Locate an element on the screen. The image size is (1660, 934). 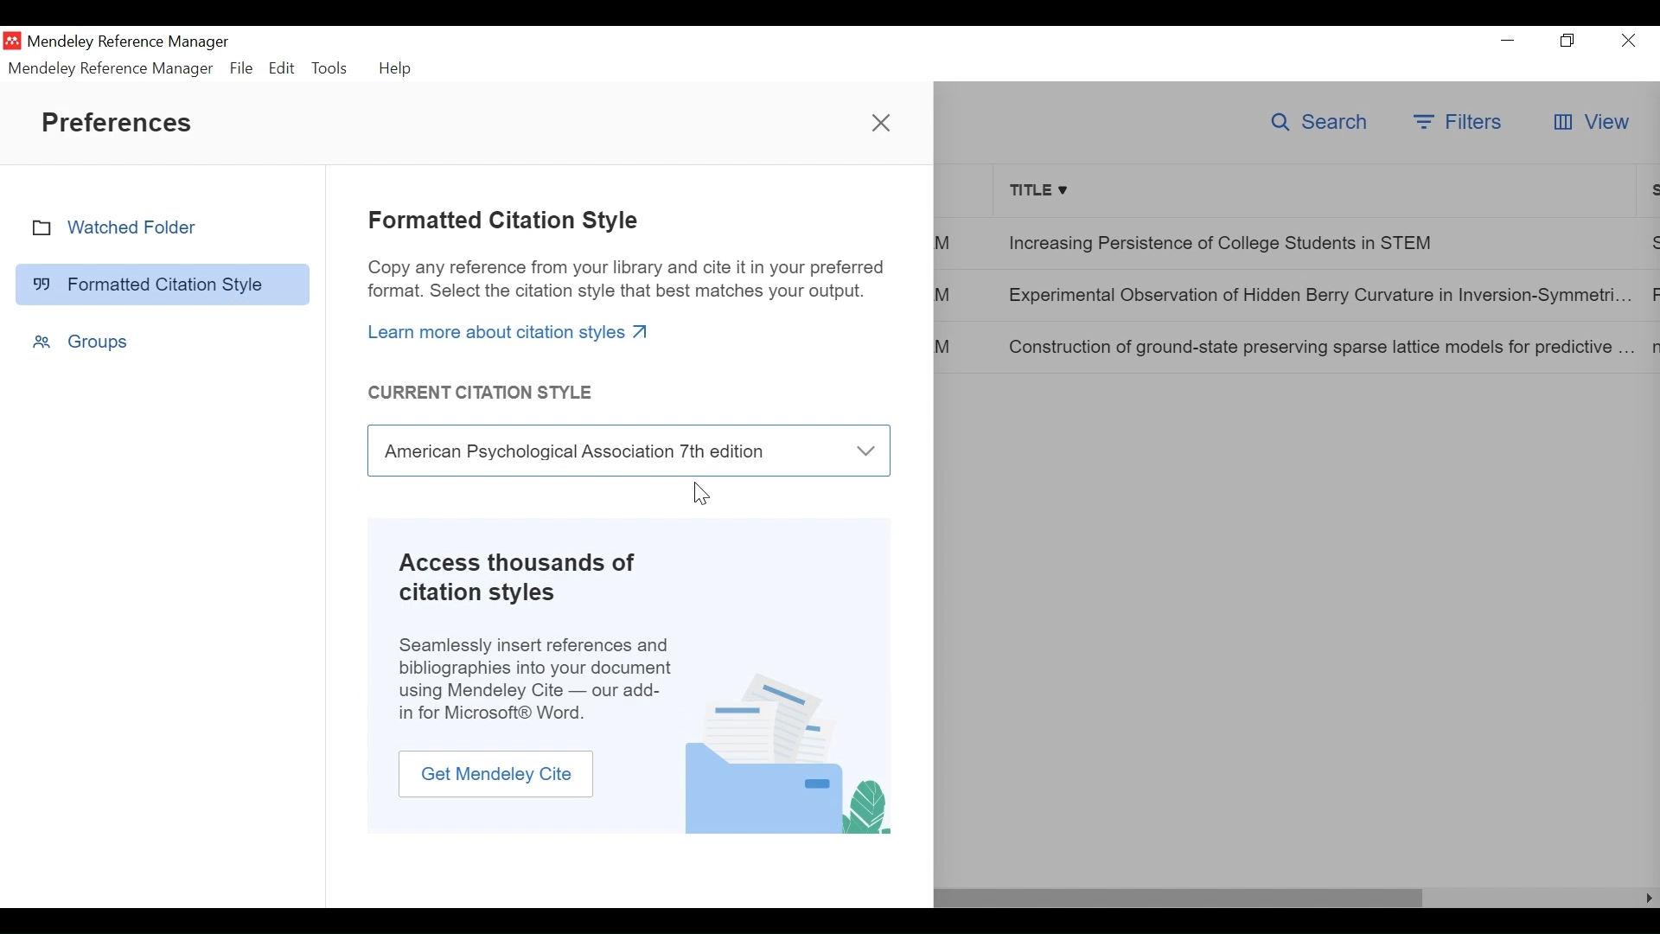
View is located at coordinates (1591, 123).